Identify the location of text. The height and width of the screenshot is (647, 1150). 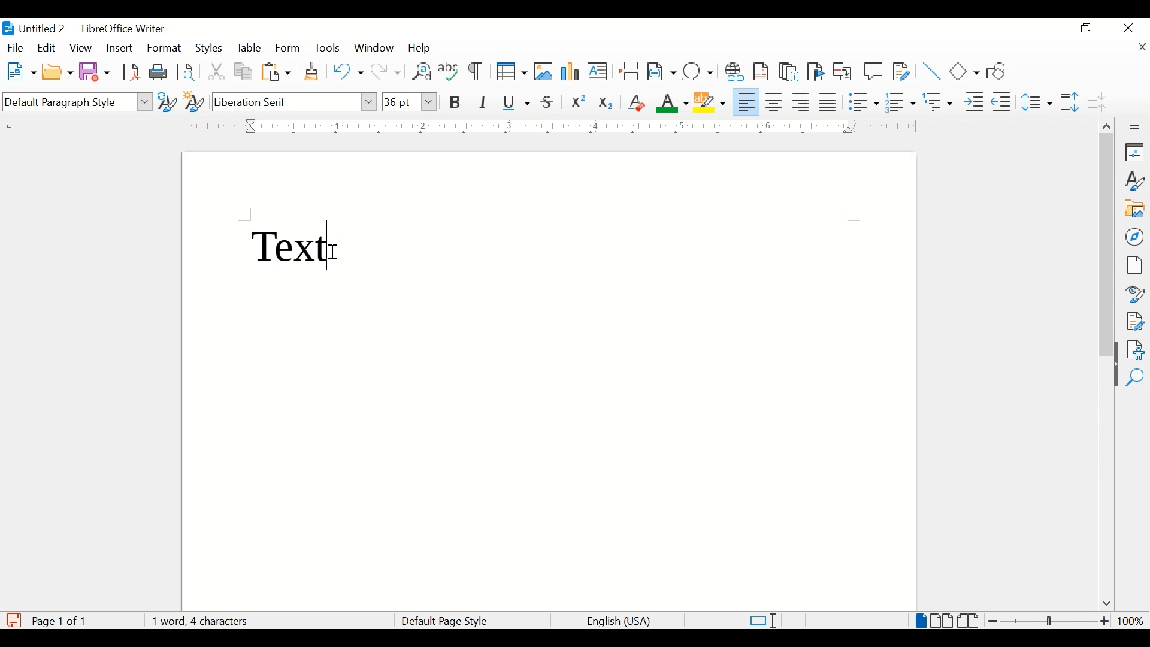
(292, 244).